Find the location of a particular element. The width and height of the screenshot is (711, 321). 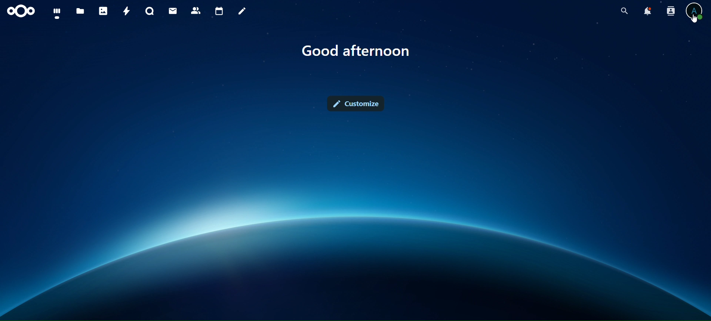

talk is located at coordinates (148, 12).